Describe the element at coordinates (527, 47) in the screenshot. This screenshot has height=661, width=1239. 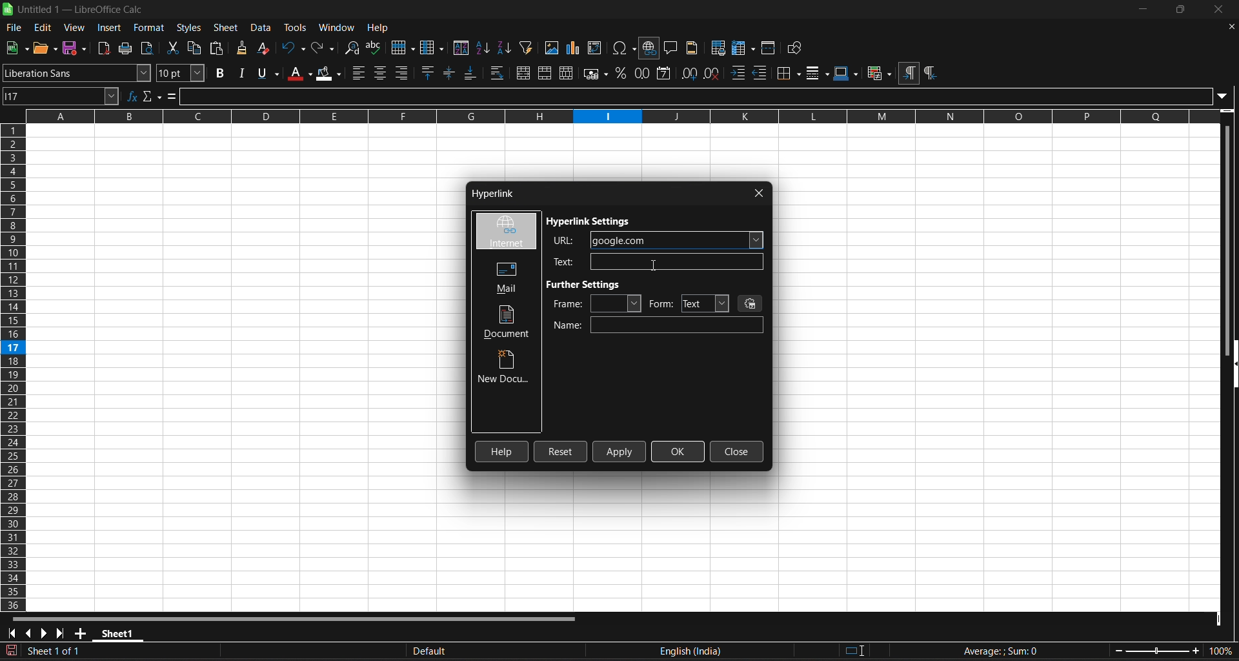
I see `auto filter` at that location.